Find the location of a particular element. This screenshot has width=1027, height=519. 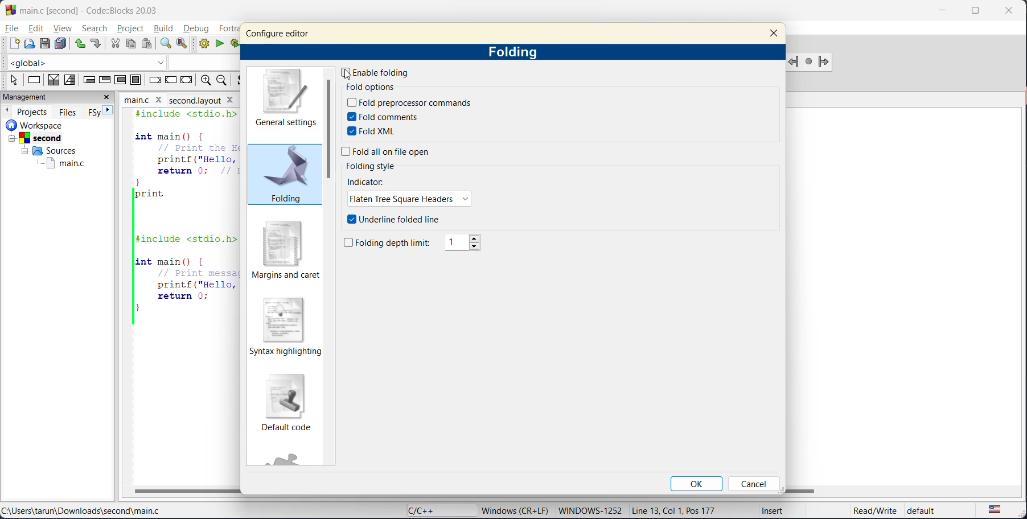

build and run is located at coordinates (237, 43).